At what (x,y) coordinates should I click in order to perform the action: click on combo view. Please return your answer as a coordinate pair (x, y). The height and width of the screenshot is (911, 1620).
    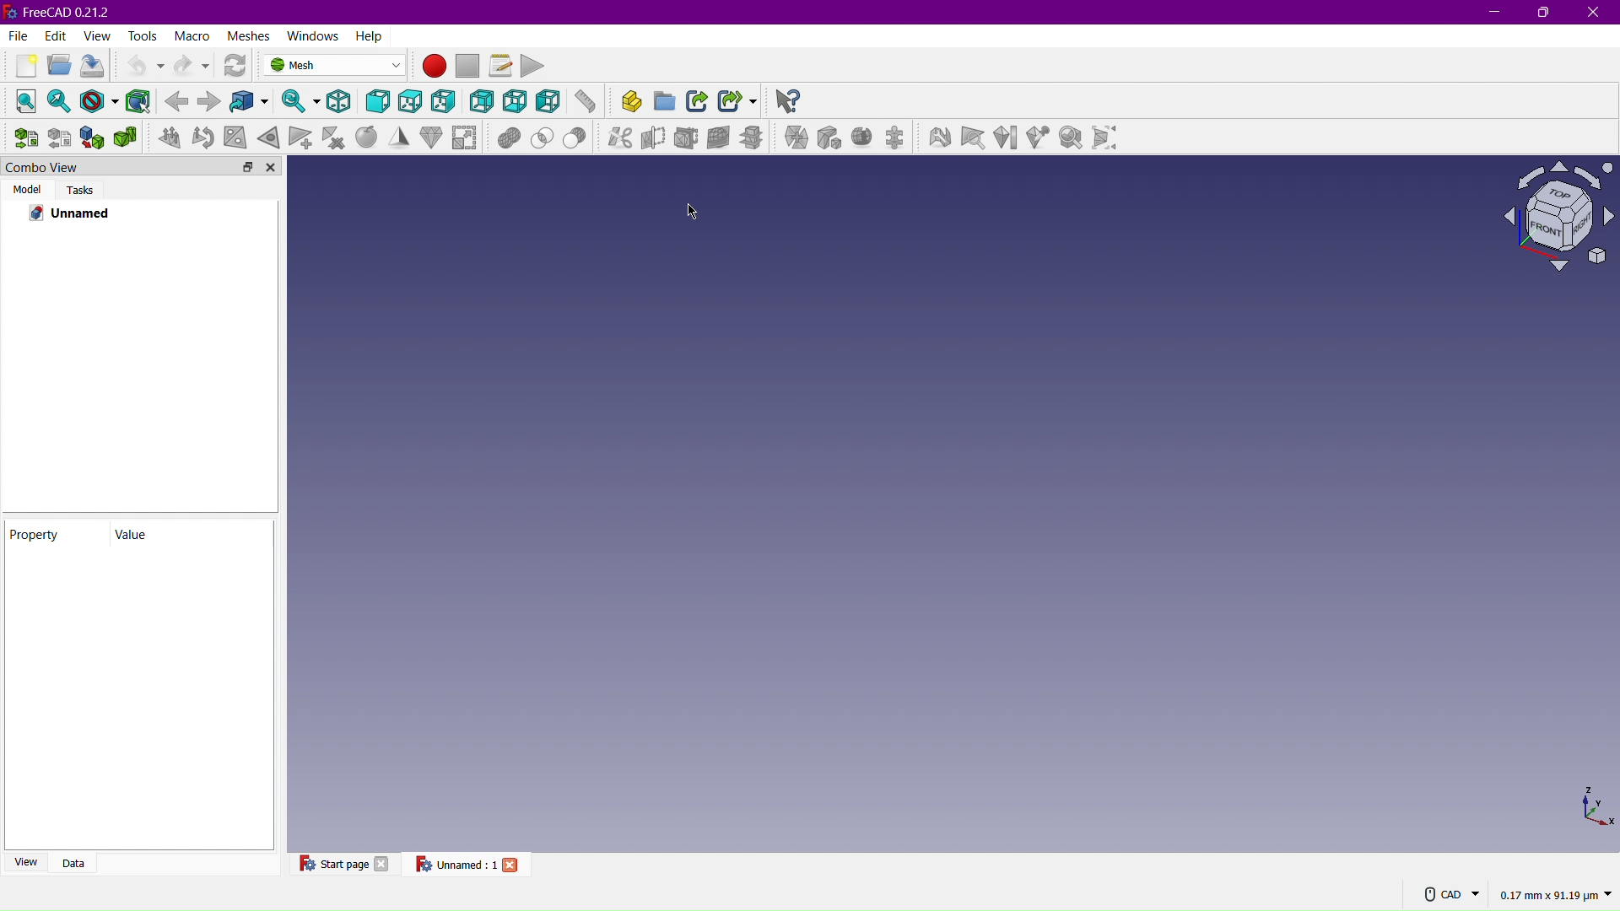
    Looking at the image, I should click on (84, 166).